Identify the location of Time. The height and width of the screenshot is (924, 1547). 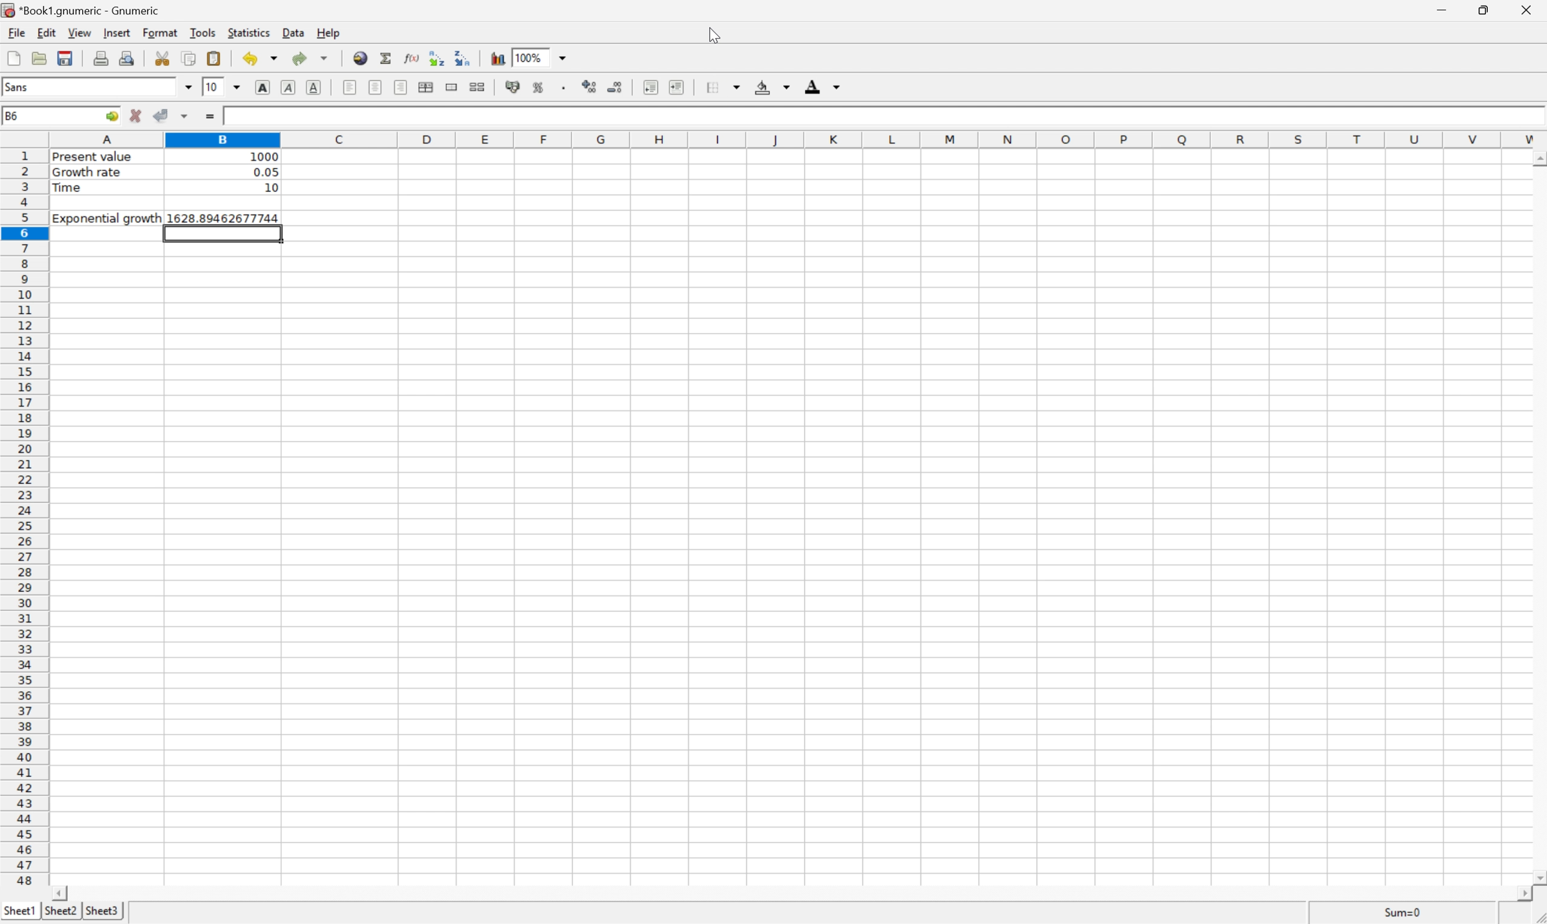
(68, 187).